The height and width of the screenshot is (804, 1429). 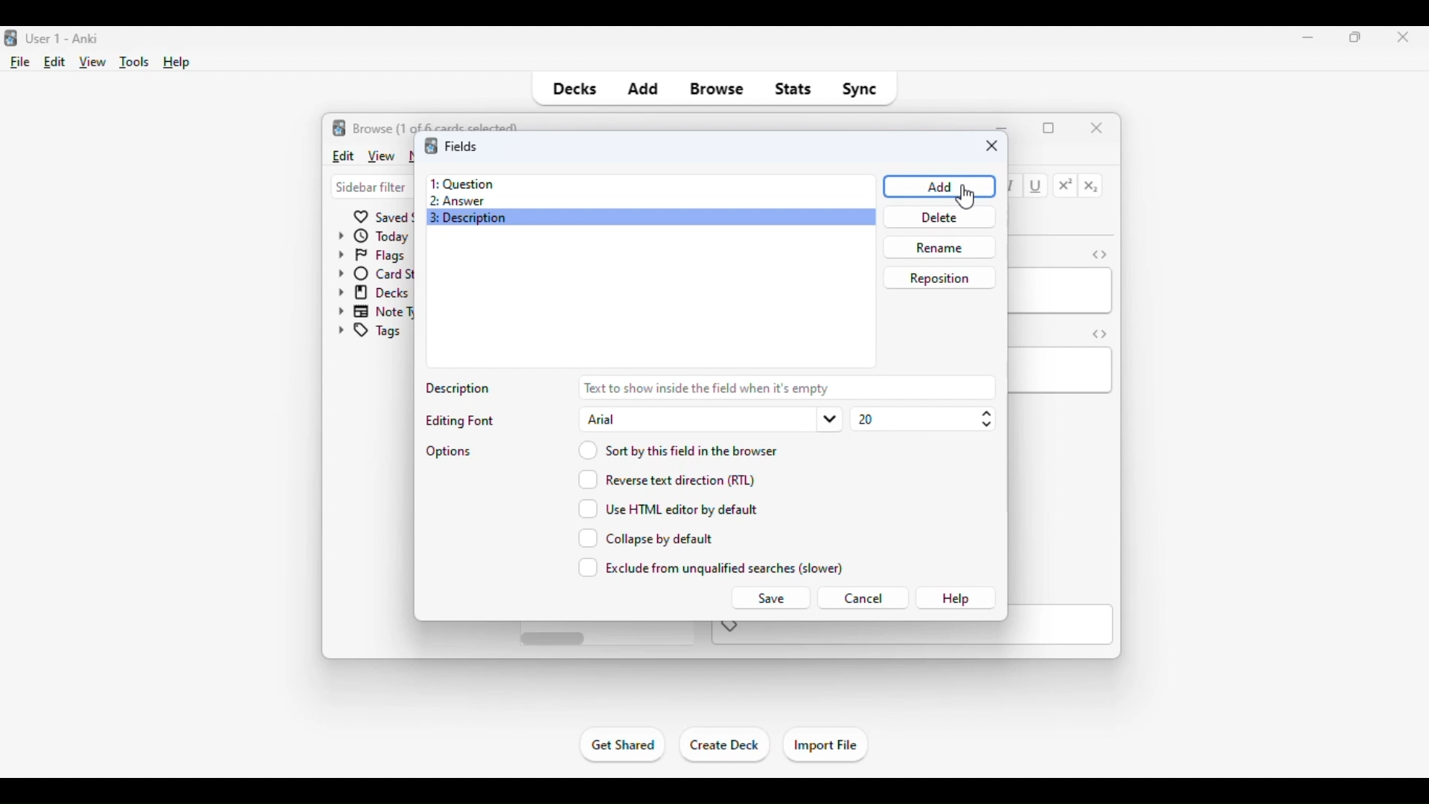 I want to click on view, so click(x=380, y=156).